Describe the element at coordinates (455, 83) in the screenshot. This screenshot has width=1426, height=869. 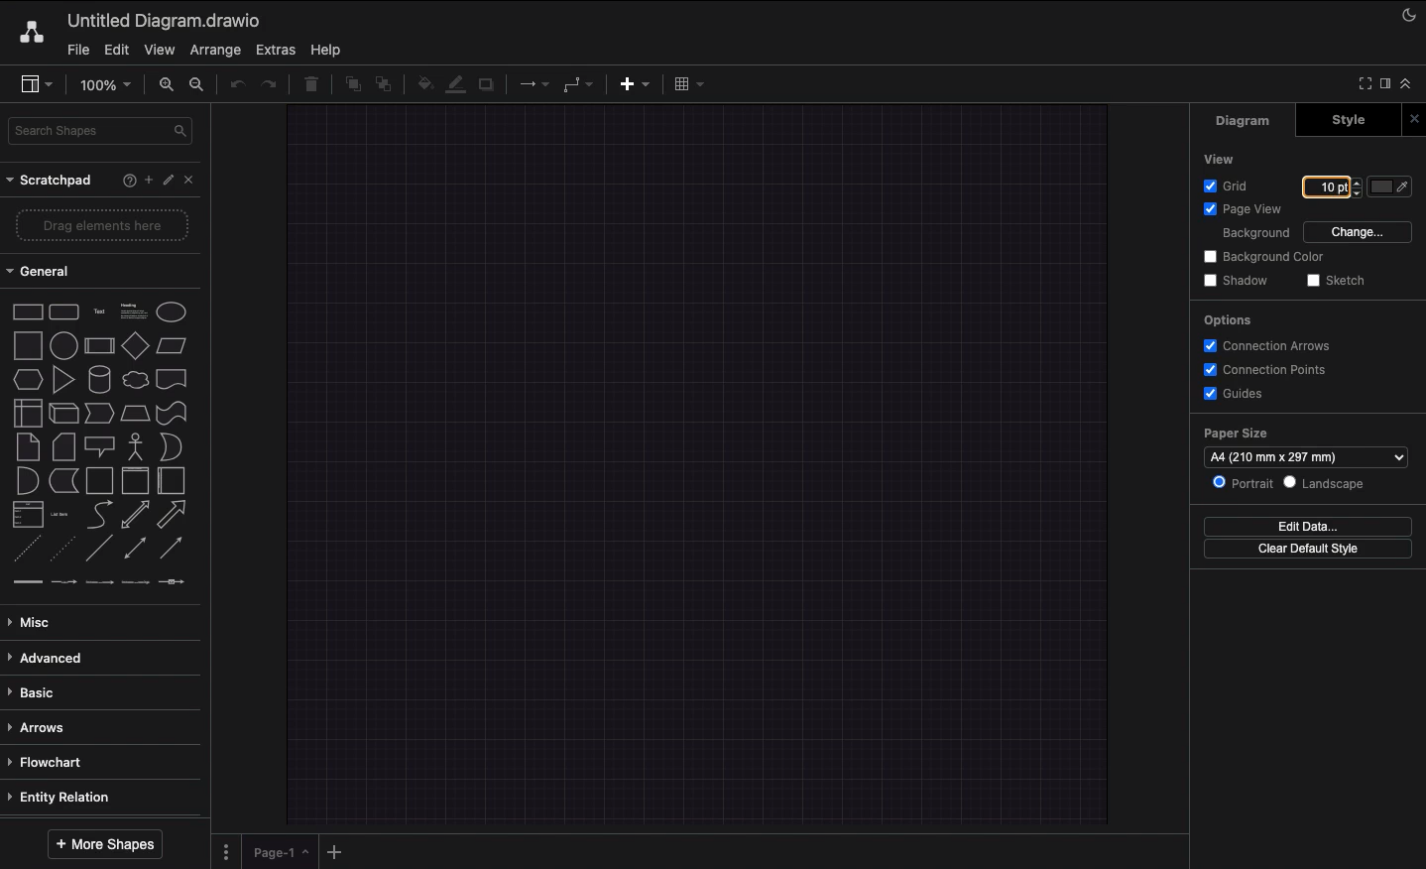
I see `Line color` at that location.